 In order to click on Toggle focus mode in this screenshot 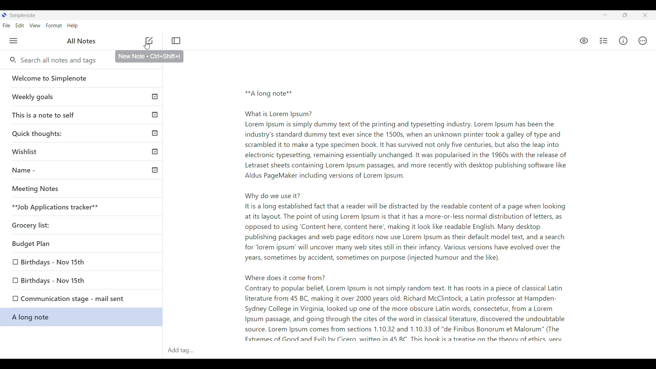, I will do `click(176, 41)`.